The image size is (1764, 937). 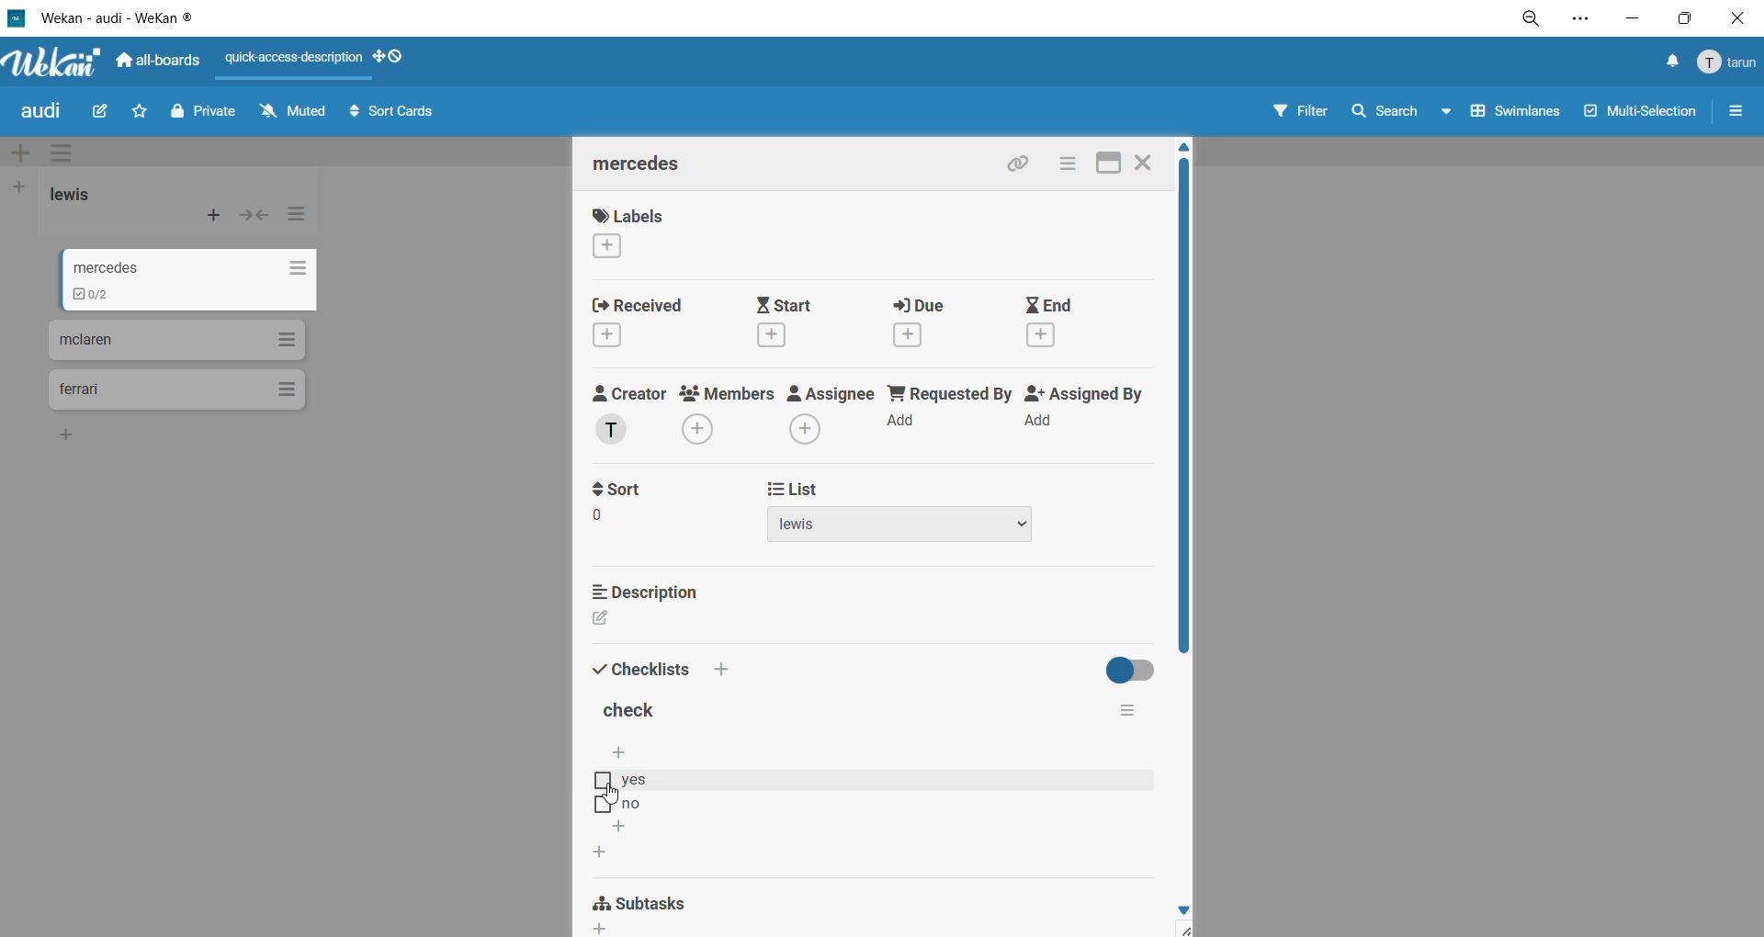 I want to click on notifications, so click(x=1665, y=65).